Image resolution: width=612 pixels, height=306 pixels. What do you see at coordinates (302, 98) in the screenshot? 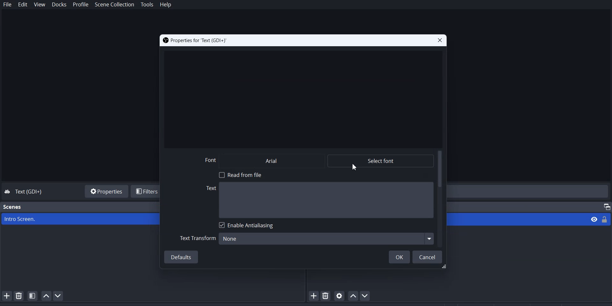
I see `Preview Window` at bounding box center [302, 98].